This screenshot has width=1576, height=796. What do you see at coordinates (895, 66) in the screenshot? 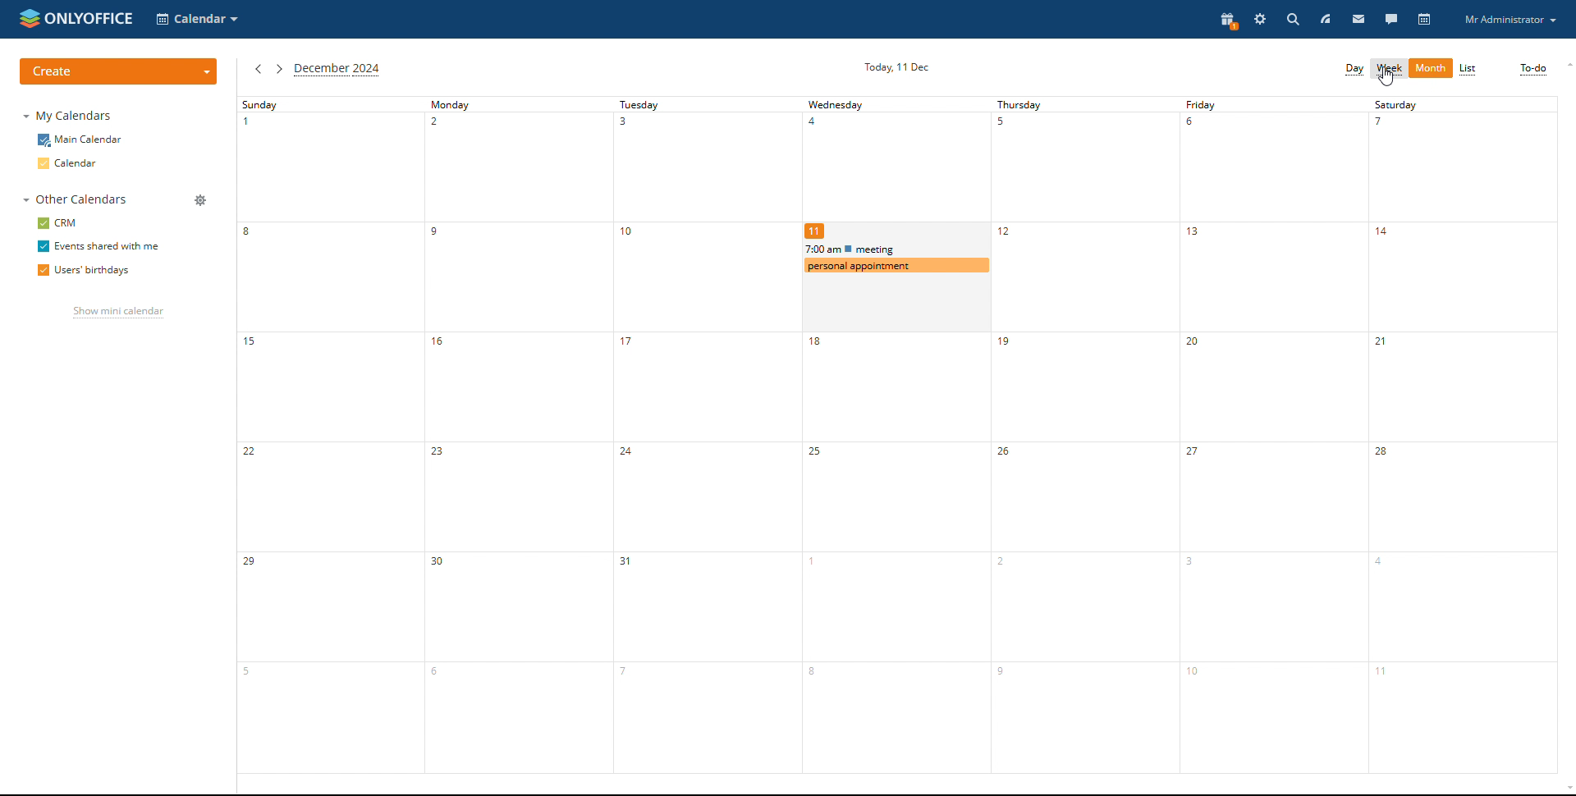
I see `current date` at bounding box center [895, 66].